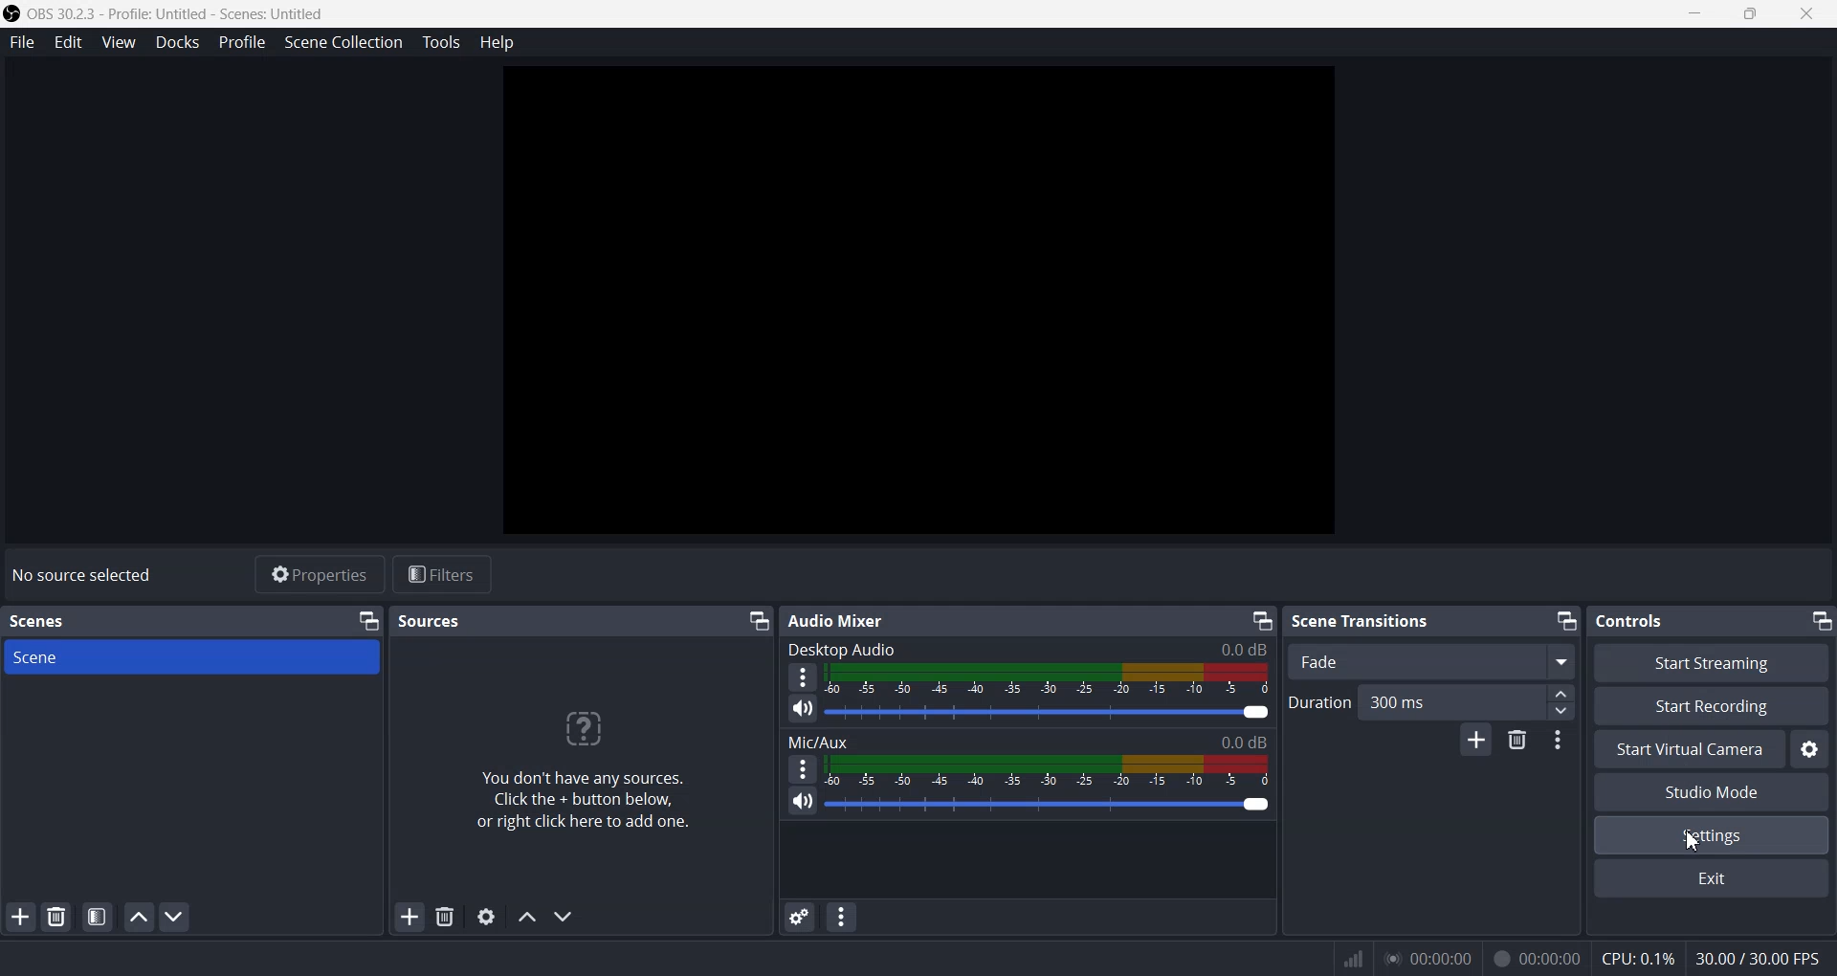 The height and width of the screenshot is (976, 1837). I want to click on Move scene Down, so click(175, 917).